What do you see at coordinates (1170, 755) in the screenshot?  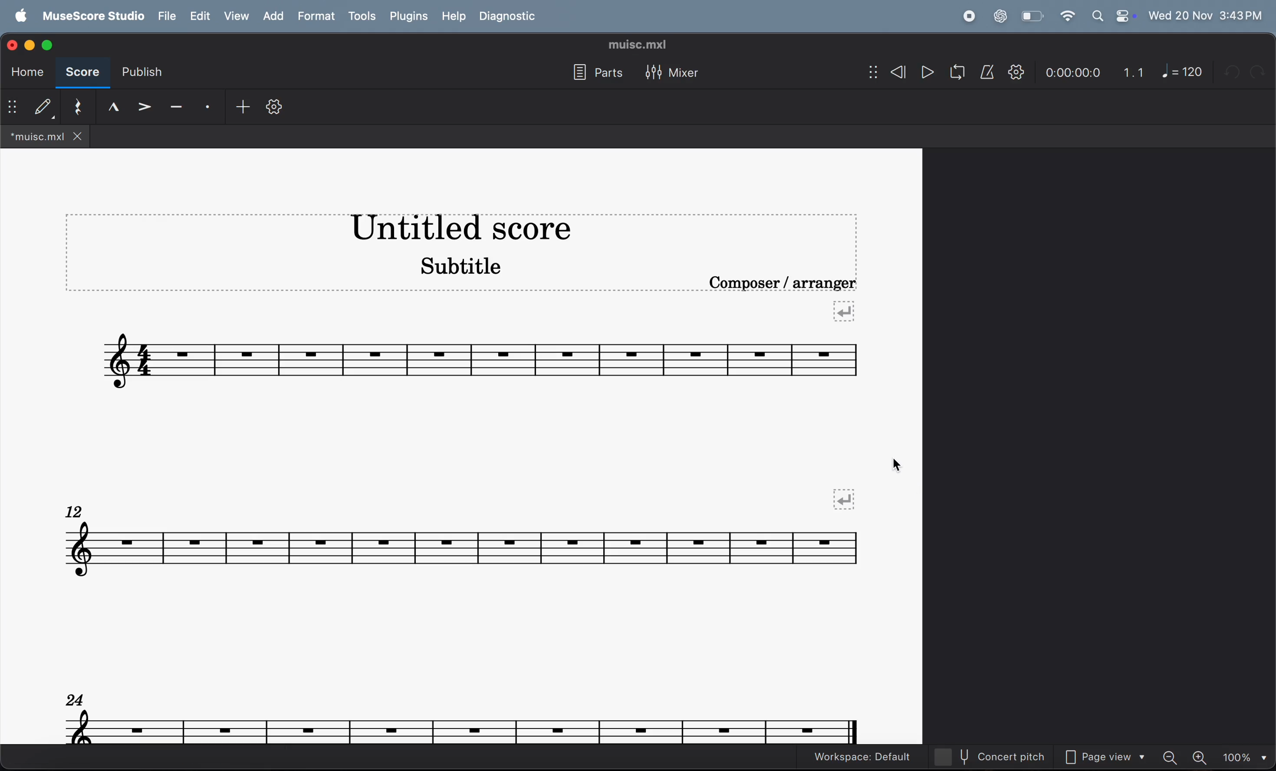 I see `zoom out` at bounding box center [1170, 755].